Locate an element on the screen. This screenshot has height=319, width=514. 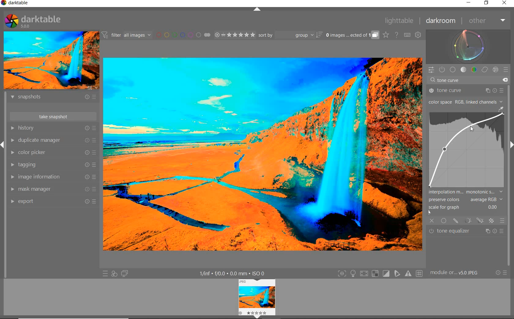
tone curve is located at coordinates (465, 90).